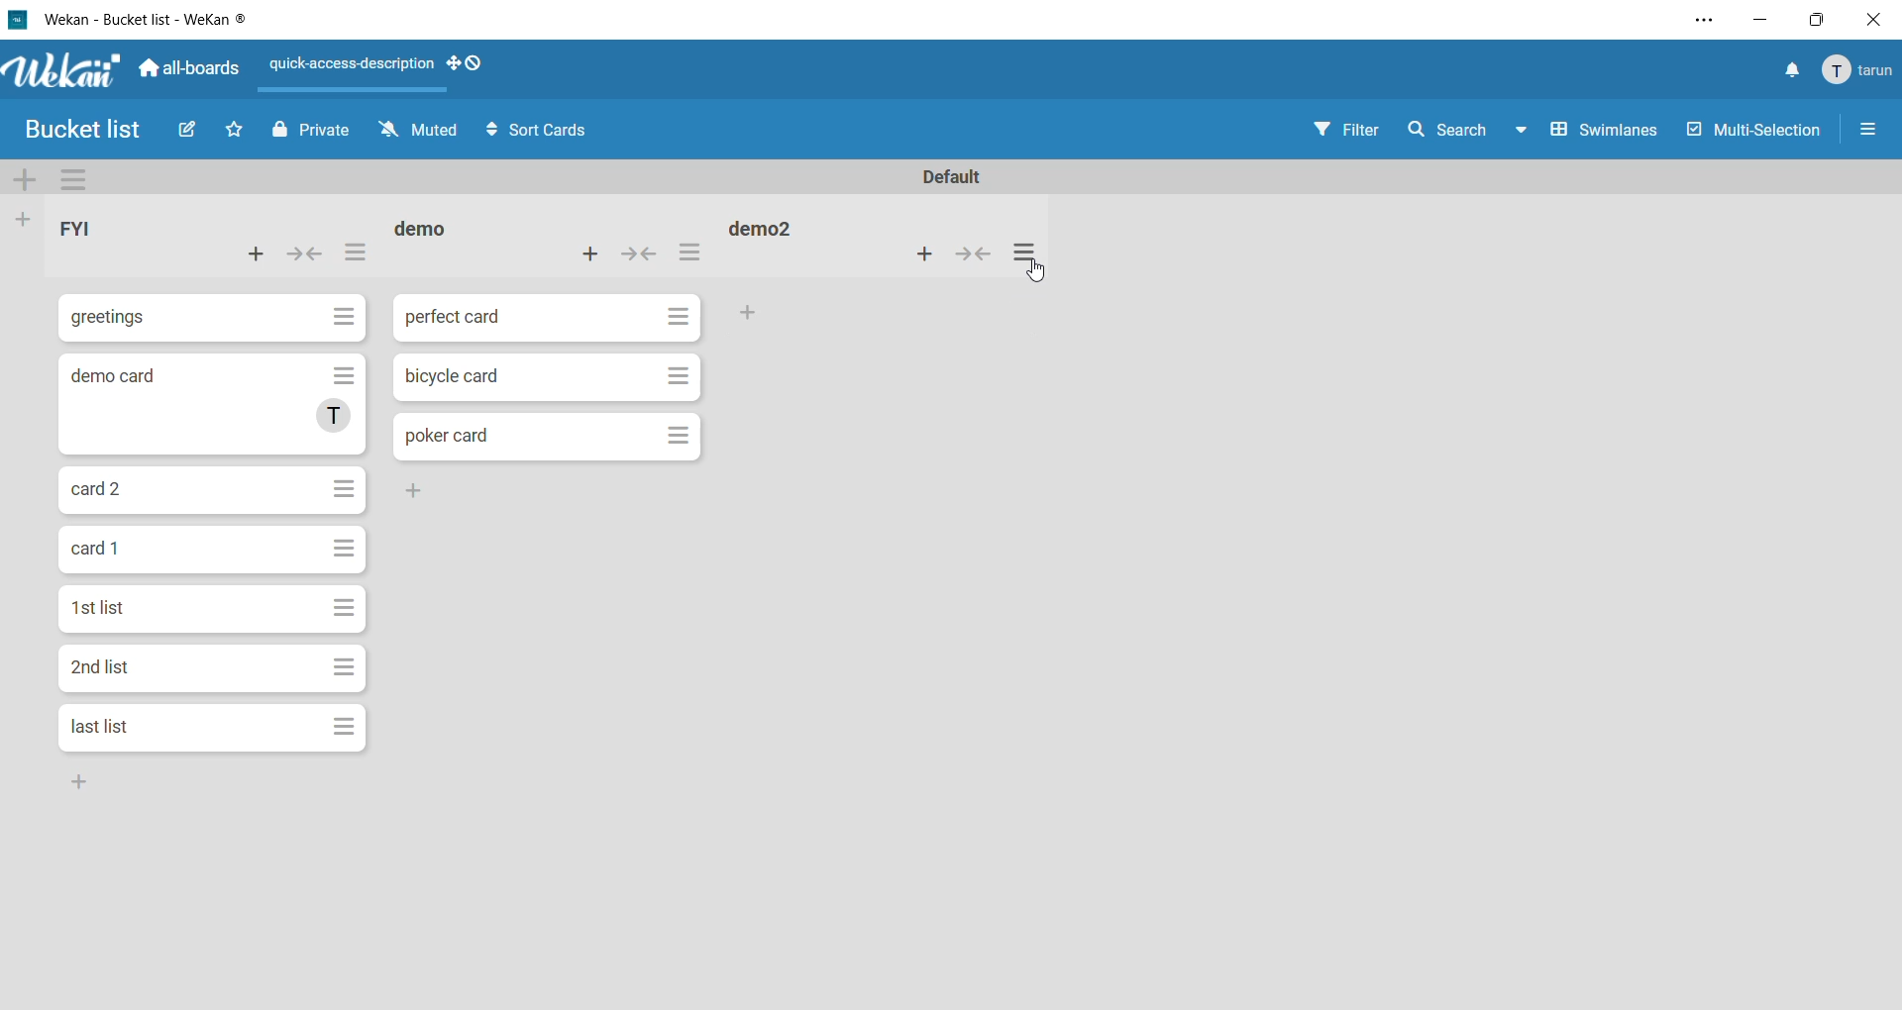 Image resolution: width=1902 pixels, height=1010 pixels. What do you see at coordinates (922, 256) in the screenshot?
I see `add card` at bounding box center [922, 256].